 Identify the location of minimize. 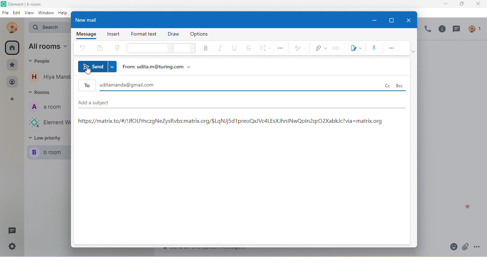
(445, 4).